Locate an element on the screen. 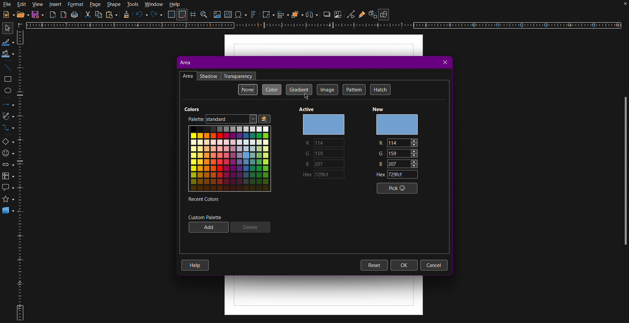 The width and height of the screenshot is (629, 323). Area is located at coordinates (185, 62).